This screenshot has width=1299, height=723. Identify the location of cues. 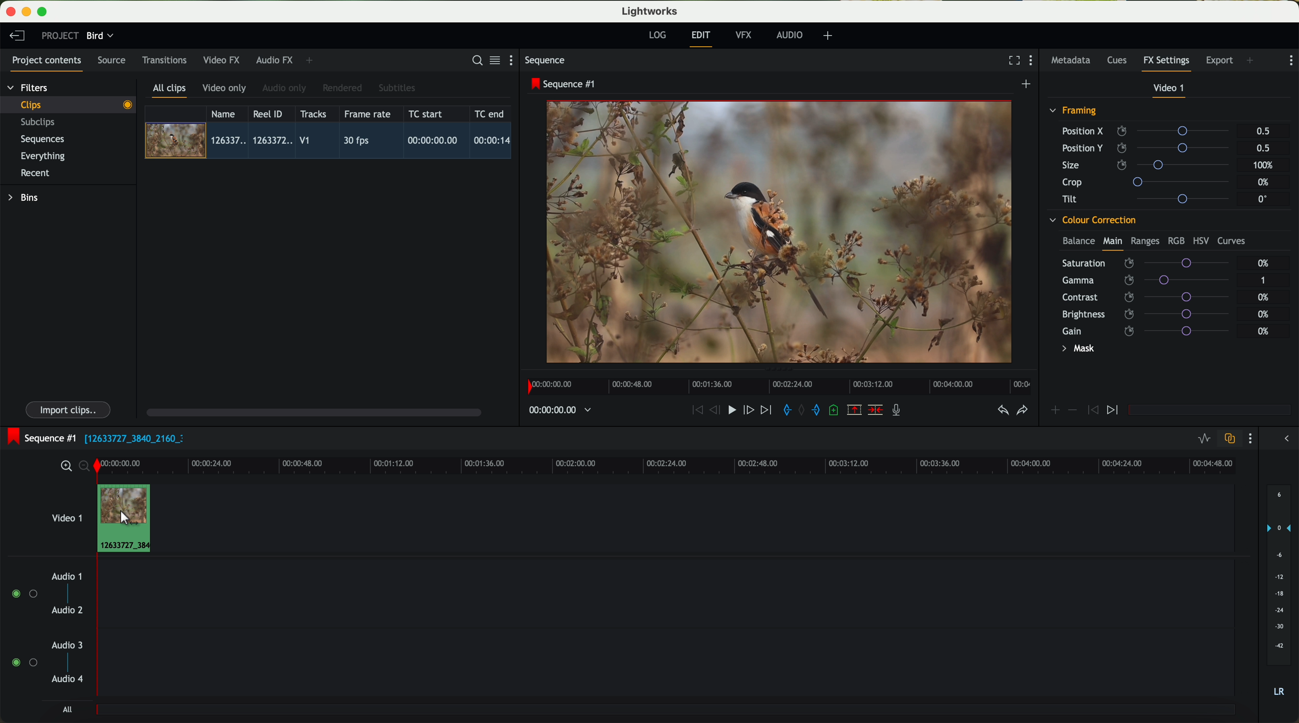
(1120, 61).